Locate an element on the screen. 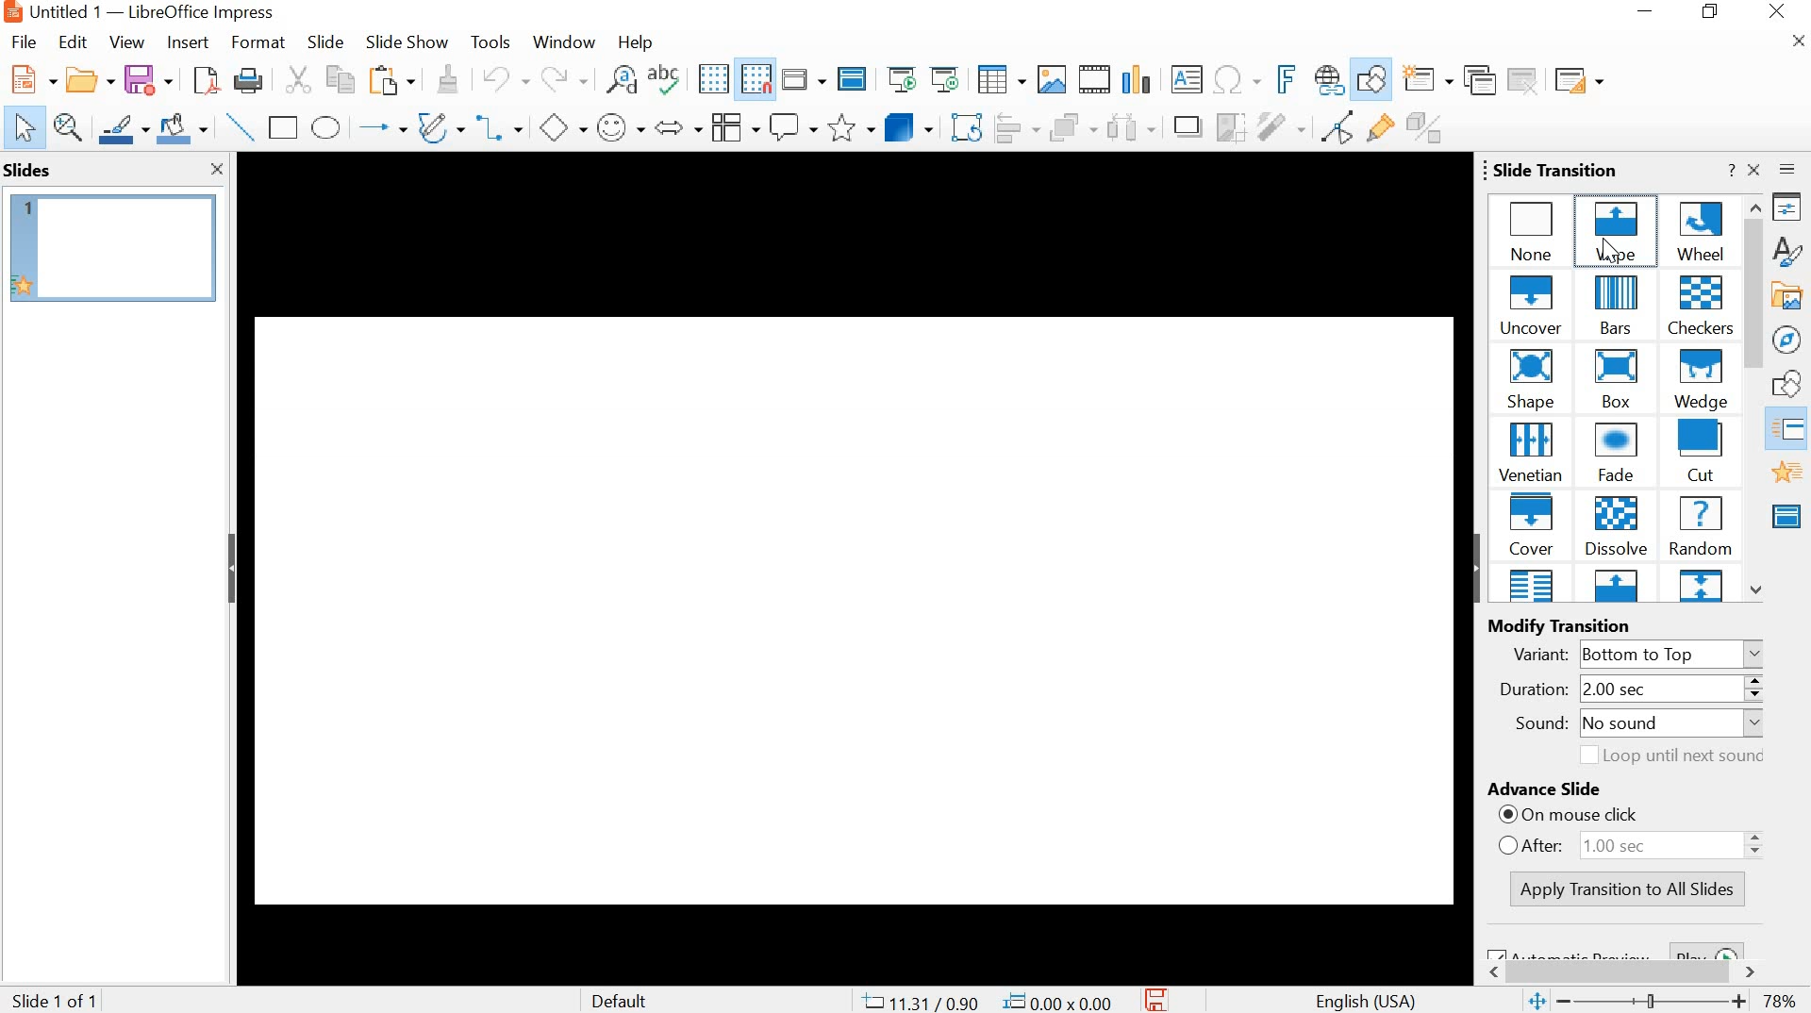  DEFAULT is located at coordinates (635, 1000).